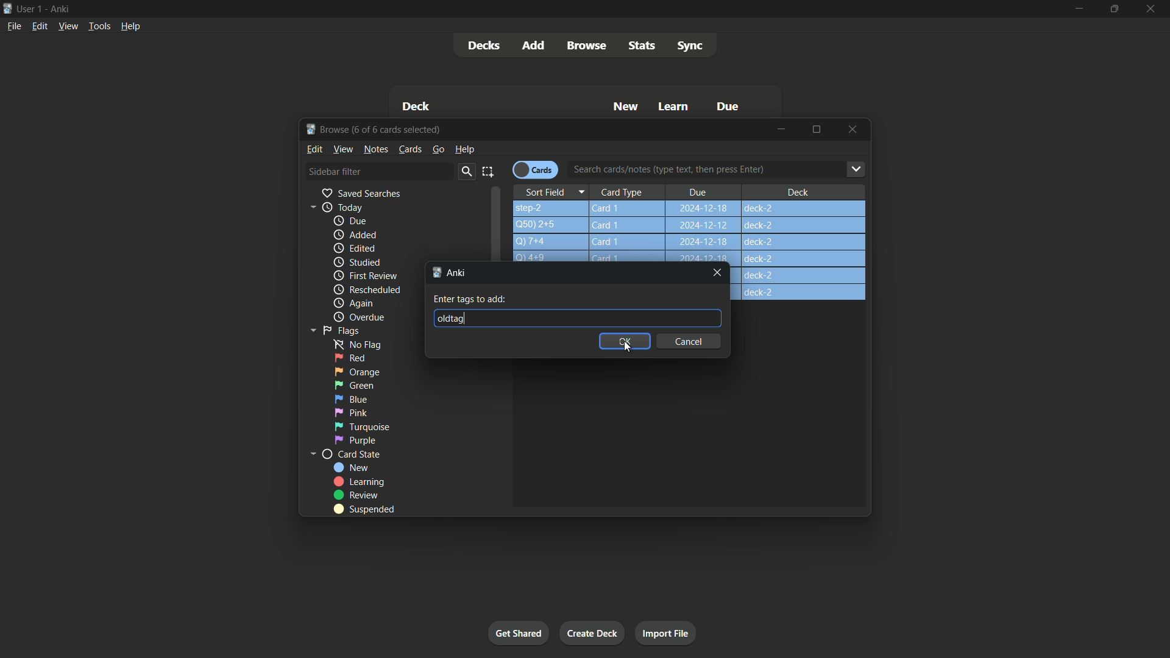 The width and height of the screenshot is (1170, 658). What do you see at coordinates (698, 191) in the screenshot?
I see `Due` at bounding box center [698, 191].